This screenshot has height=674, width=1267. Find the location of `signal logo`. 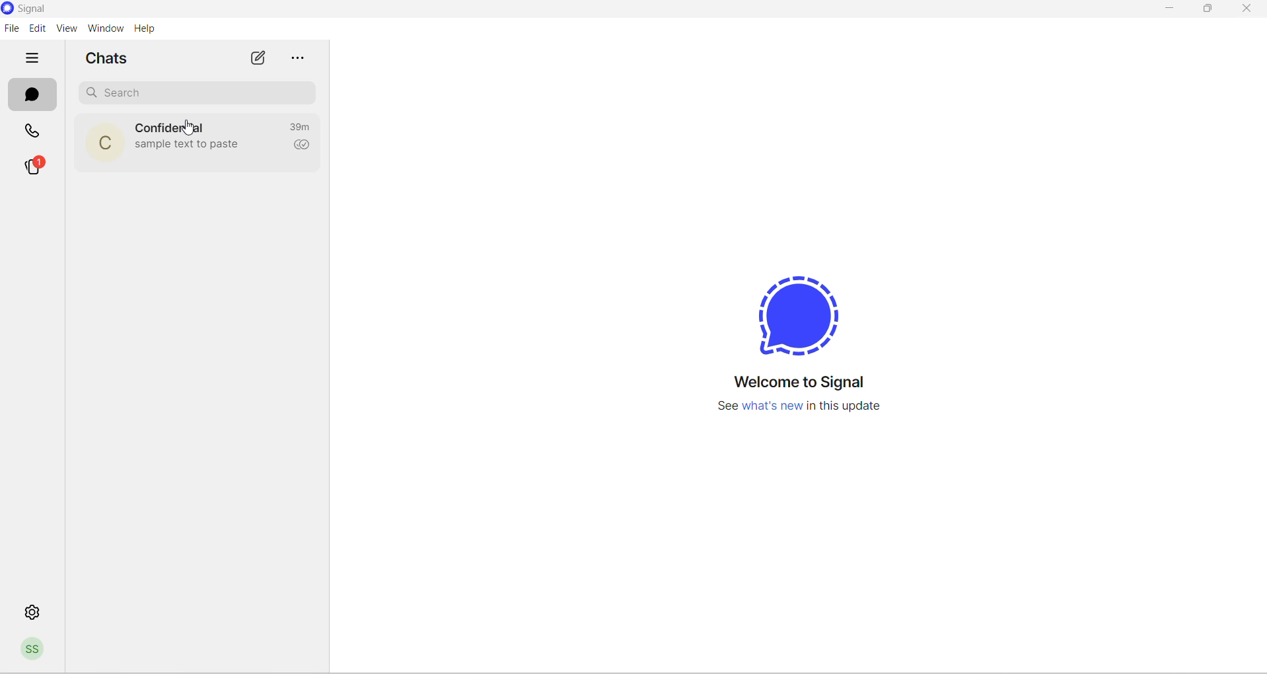

signal logo is located at coordinates (786, 311).